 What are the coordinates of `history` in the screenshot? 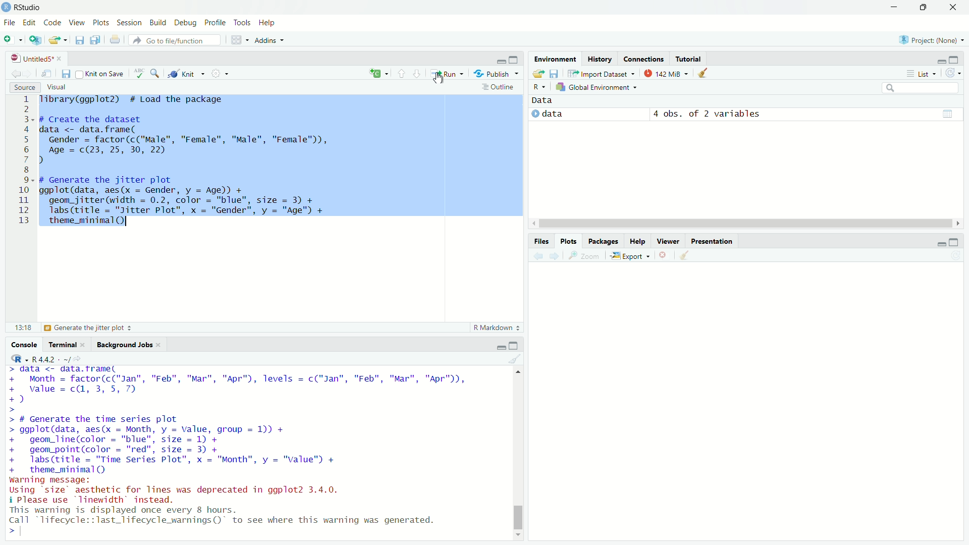 It's located at (599, 59).